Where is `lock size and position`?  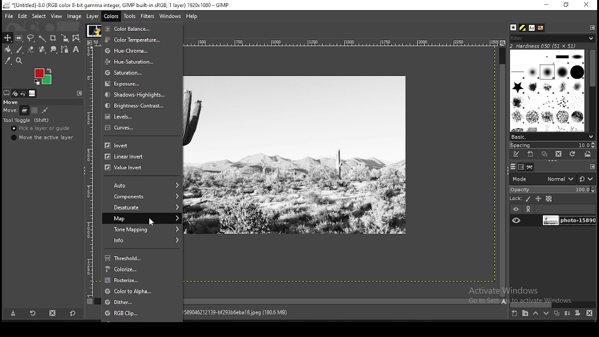
lock size and position is located at coordinates (538, 198).